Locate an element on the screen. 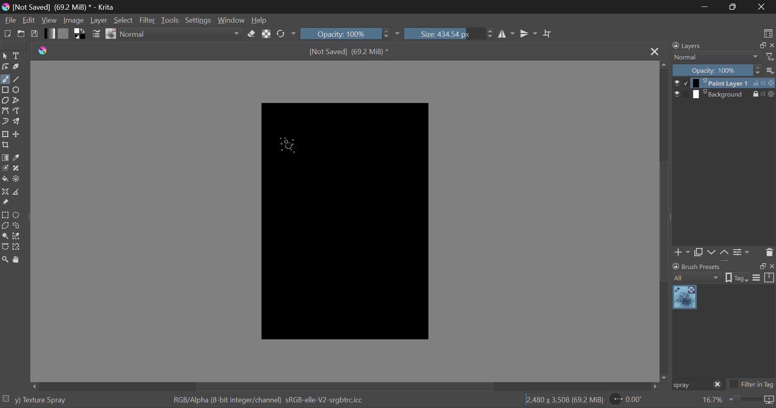  actions is located at coordinates (764, 94).